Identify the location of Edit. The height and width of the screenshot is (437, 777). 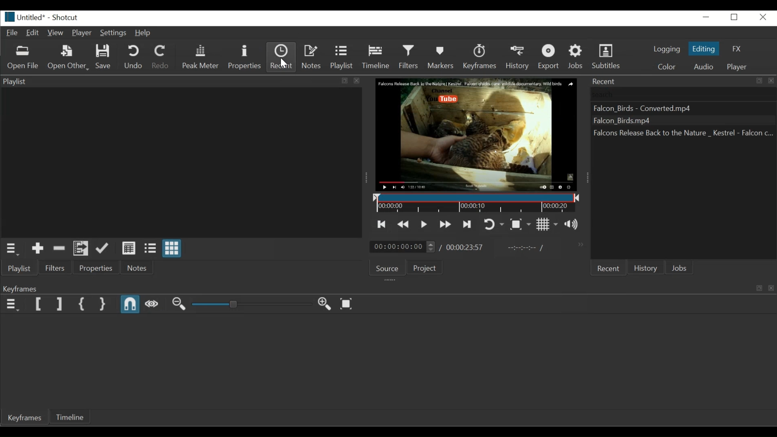
(33, 33).